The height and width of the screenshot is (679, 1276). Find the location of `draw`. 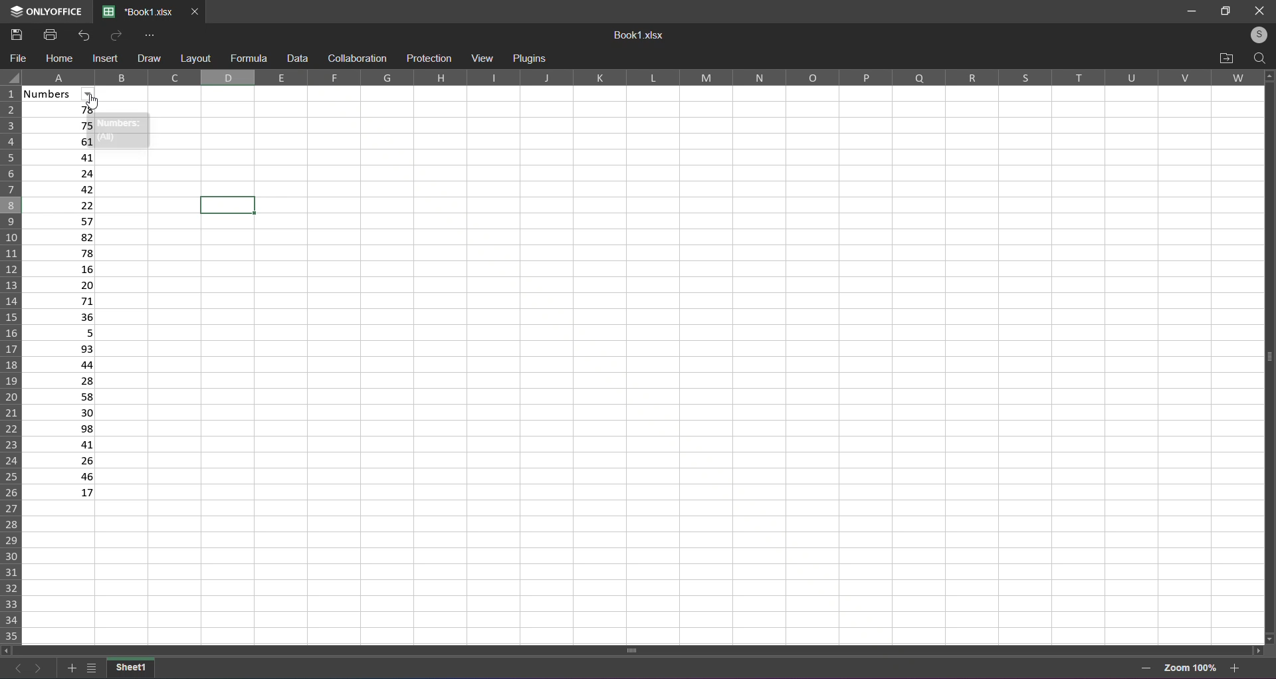

draw is located at coordinates (148, 57).